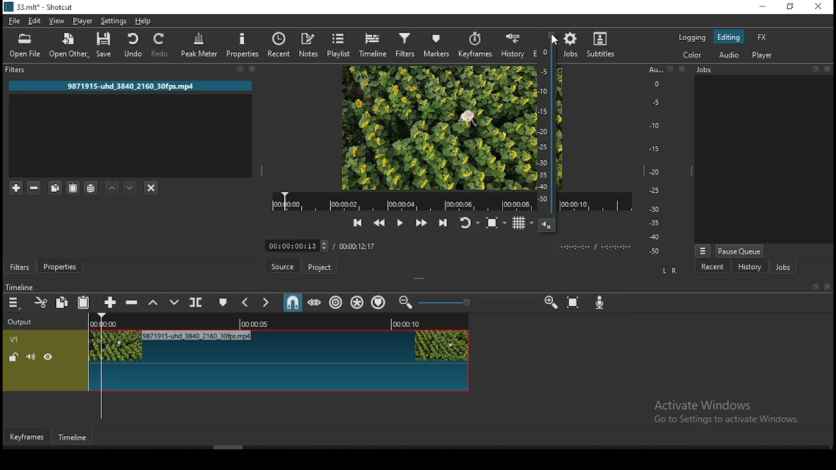 The image size is (836, 470). Describe the element at coordinates (655, 161) in the screenshot. I see `scale` at that location.